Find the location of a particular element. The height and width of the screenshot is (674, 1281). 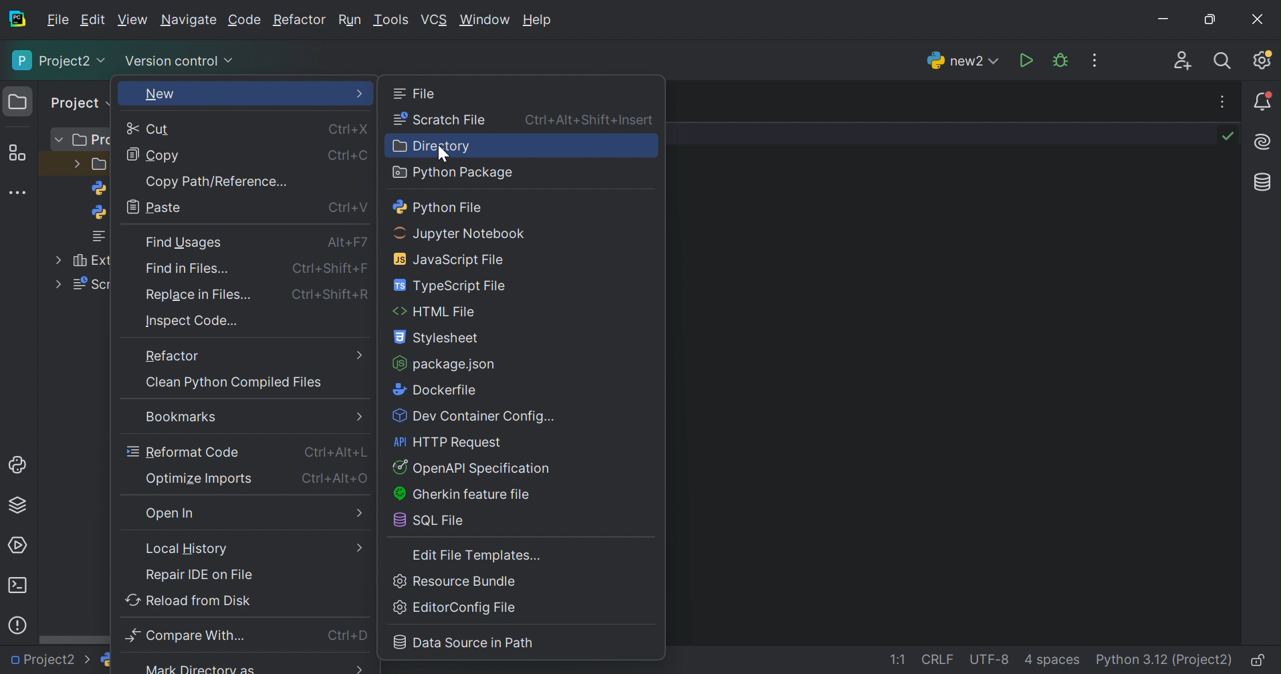

Debug is located at coordinates (1060, 60).